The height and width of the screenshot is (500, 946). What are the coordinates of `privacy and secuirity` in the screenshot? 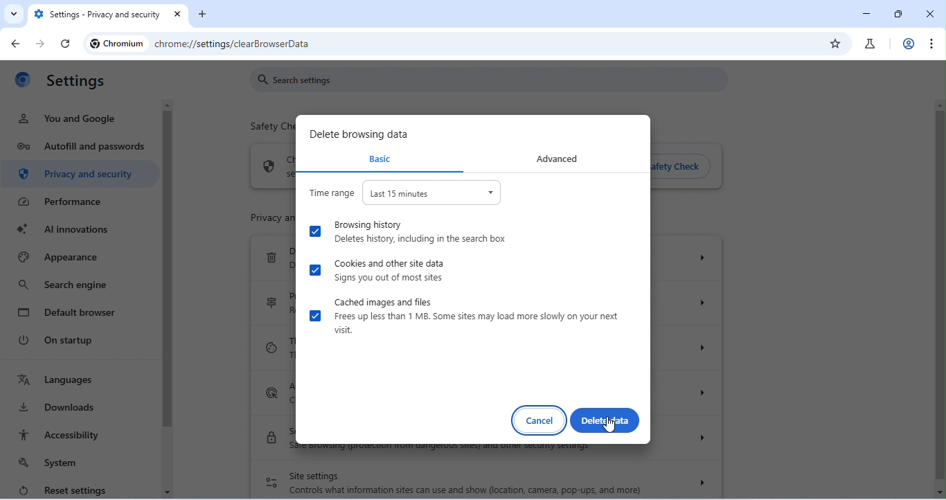 It's located at (80, 175).